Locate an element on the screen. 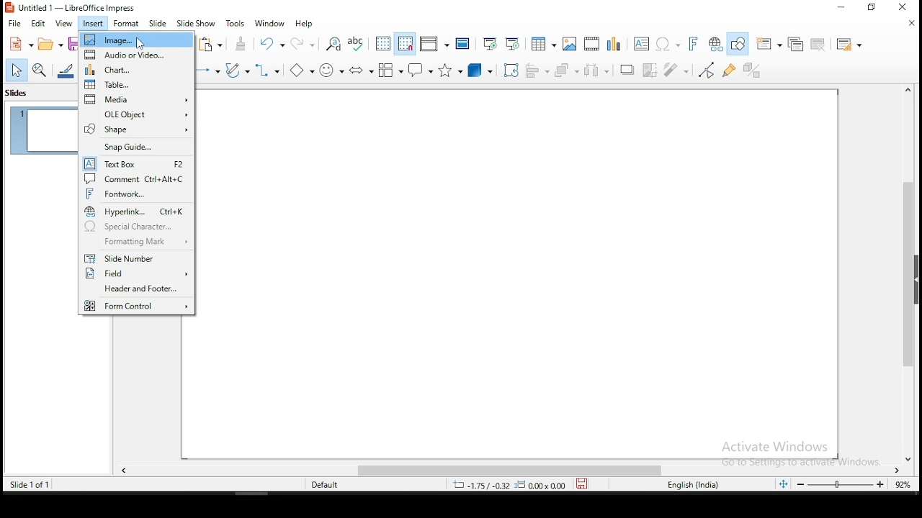 The image size is (922, 518). zoom and pan is located at coordinates (40, 71).